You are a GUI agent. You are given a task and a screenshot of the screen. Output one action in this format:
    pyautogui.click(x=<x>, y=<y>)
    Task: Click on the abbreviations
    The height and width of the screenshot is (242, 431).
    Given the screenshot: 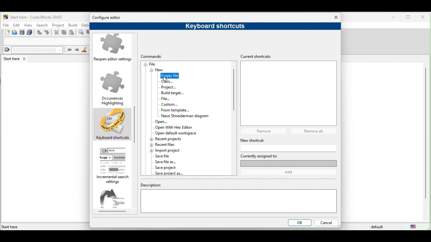 What is the action you would take?
    pyautogui.click(x=115, y=201)
    